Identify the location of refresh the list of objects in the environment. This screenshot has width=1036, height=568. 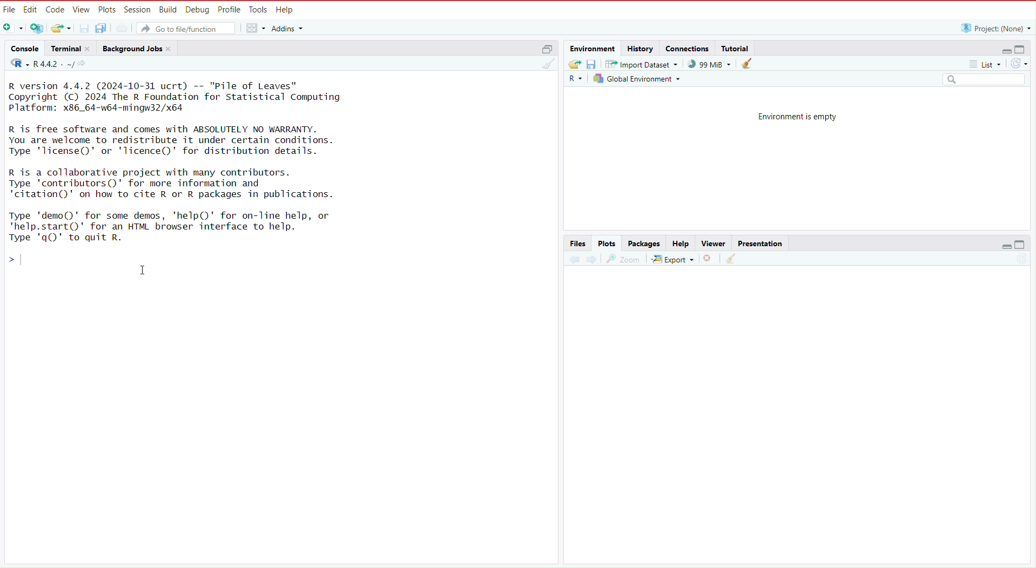
(1023, 64).